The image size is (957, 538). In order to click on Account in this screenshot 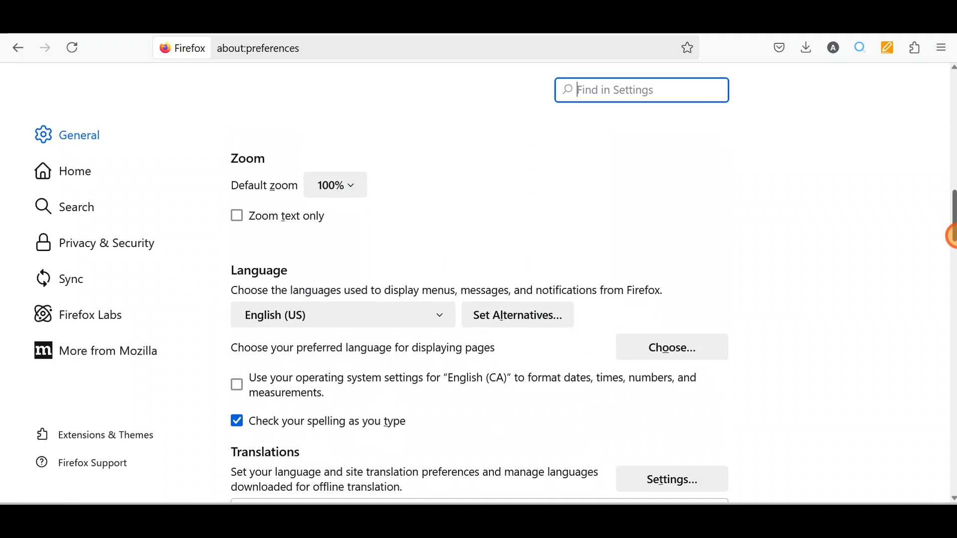, I will do `click(831, 47)`.